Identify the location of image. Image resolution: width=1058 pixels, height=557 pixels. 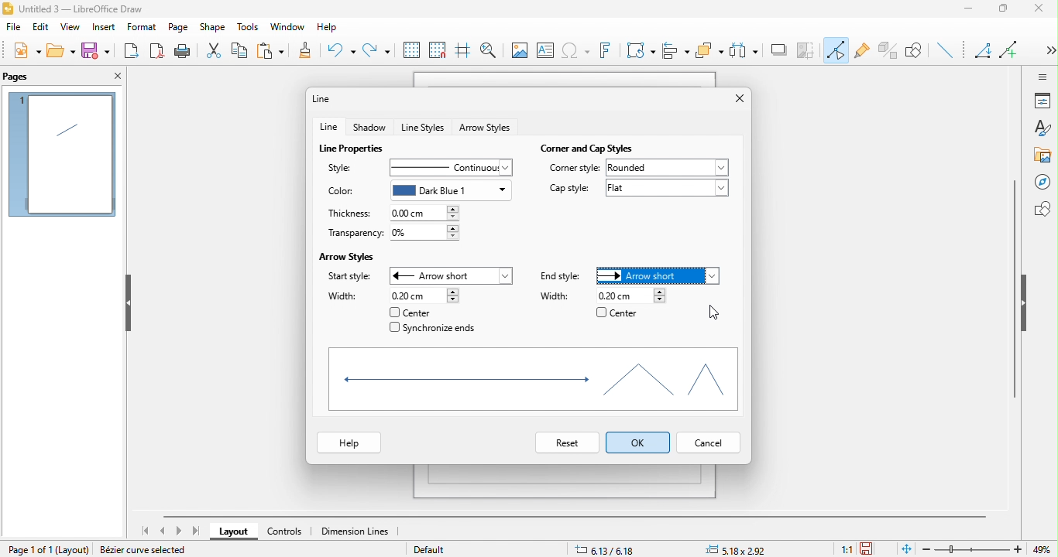
(517, 50).